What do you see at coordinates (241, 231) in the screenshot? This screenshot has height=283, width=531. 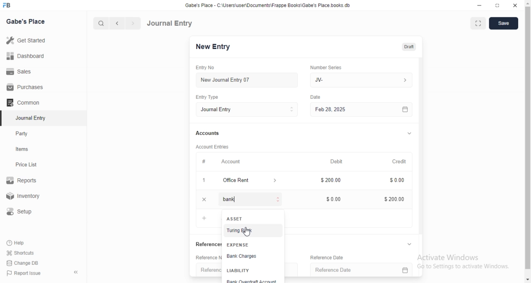 I see `Turing Bank` at bounding box center [241, 231].